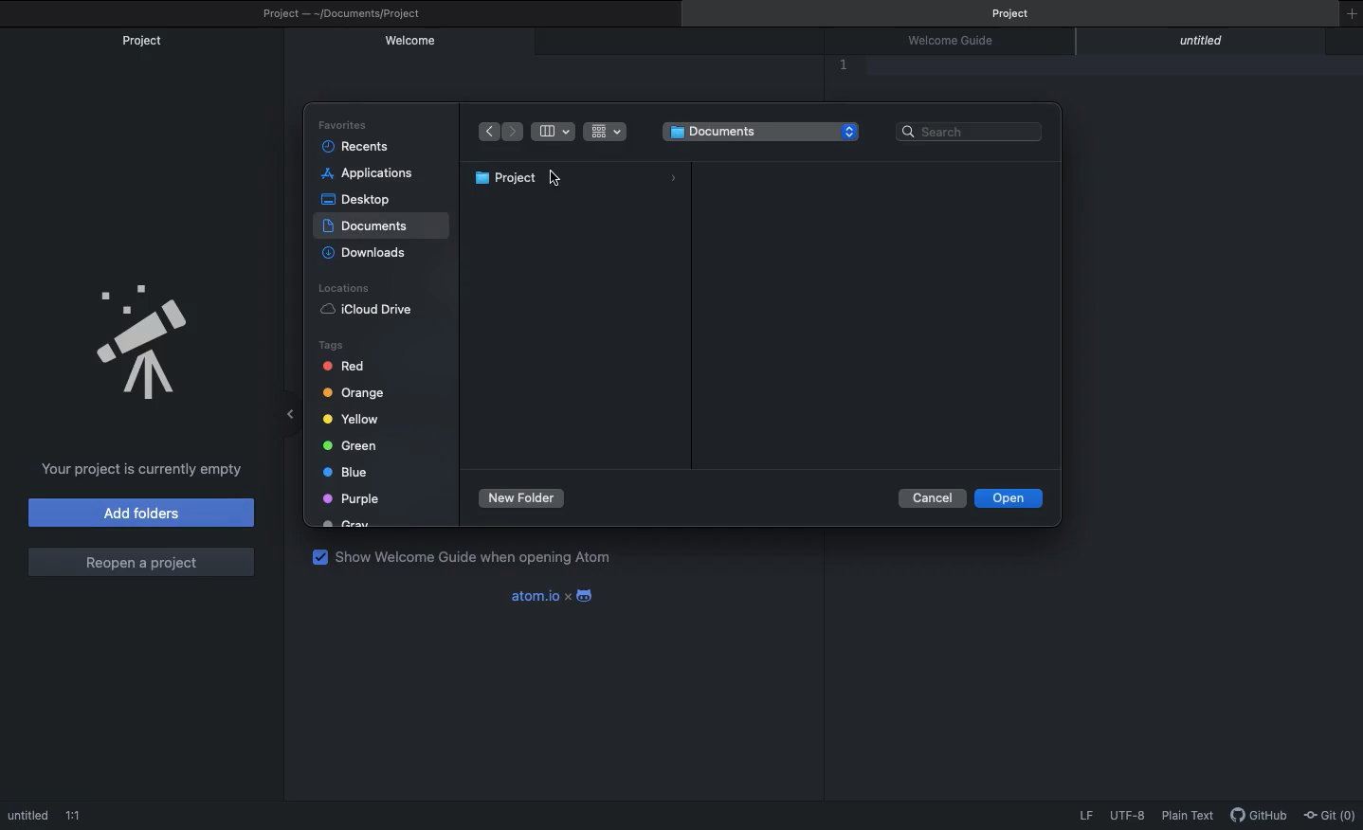  I want to click on Editor, so click(870, 69).